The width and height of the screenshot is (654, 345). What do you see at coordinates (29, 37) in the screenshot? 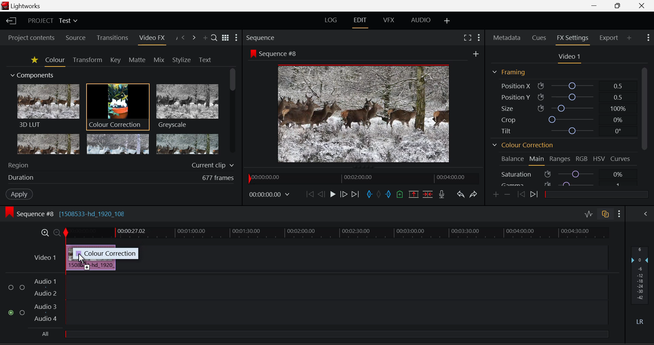
I see `Project contents` at bounding box center [29, 37].